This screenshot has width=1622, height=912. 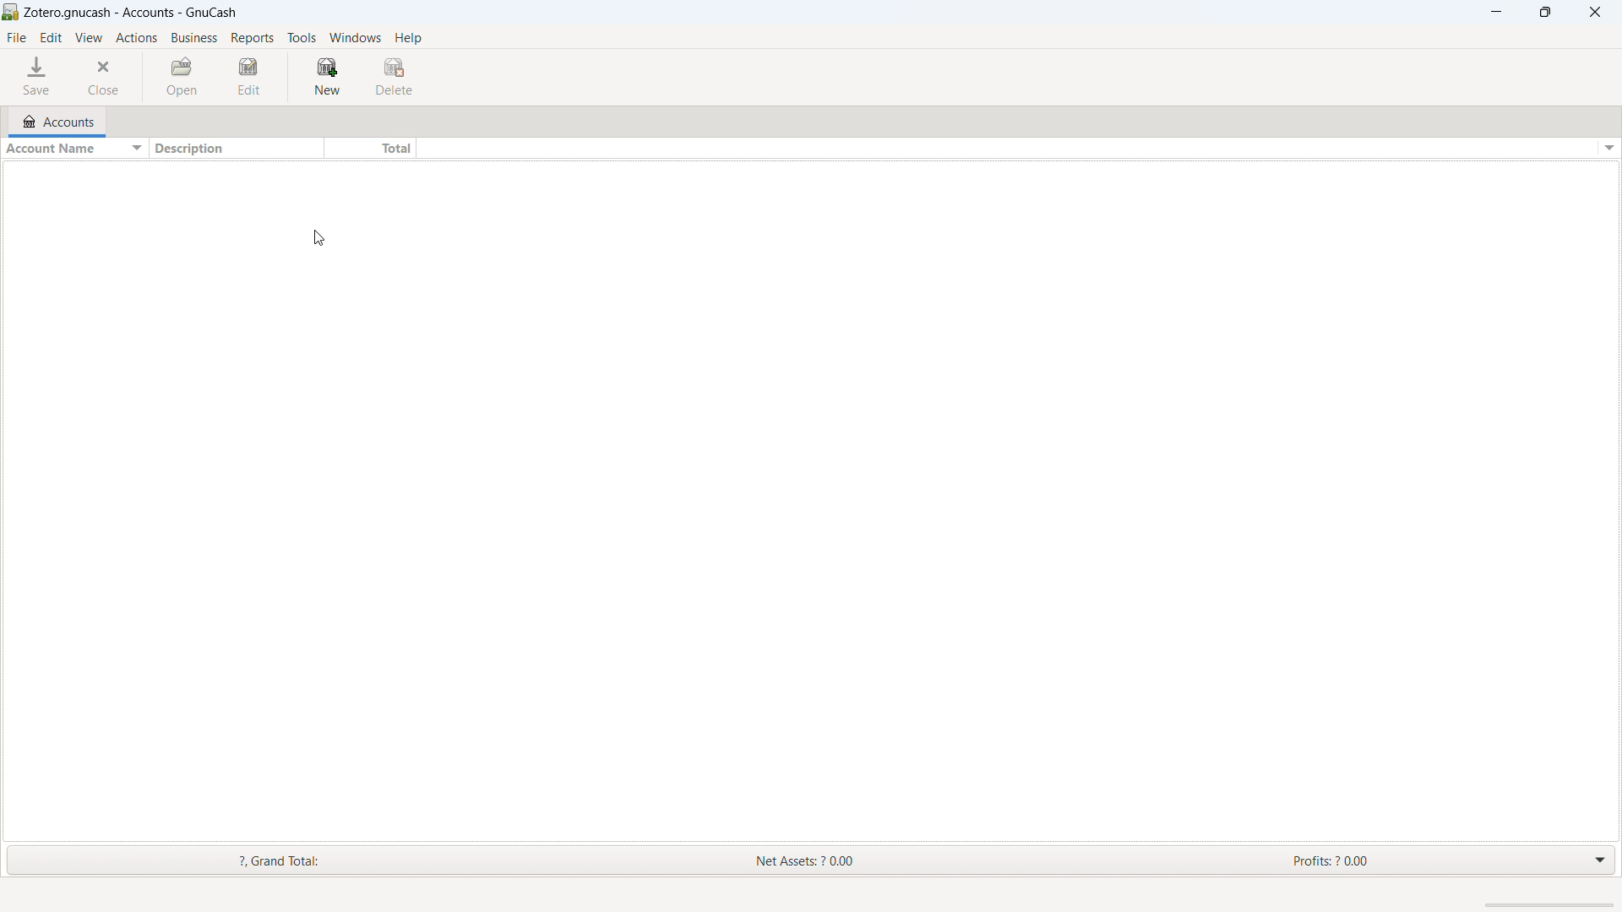 What do you see at coordinates (90, 39) in the screenshot?
I see `view` at bounding box center [90, 39].